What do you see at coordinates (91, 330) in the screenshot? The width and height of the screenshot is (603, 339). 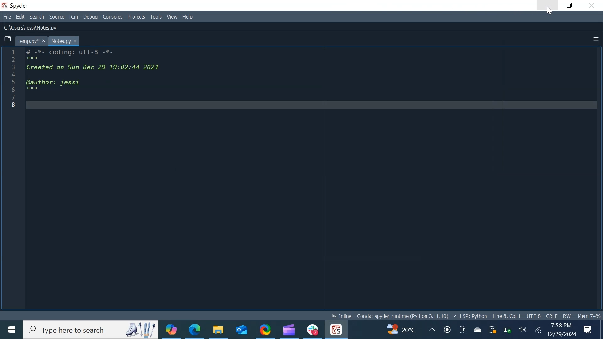 I see `Type here to search` at bounding box center [91, 330].